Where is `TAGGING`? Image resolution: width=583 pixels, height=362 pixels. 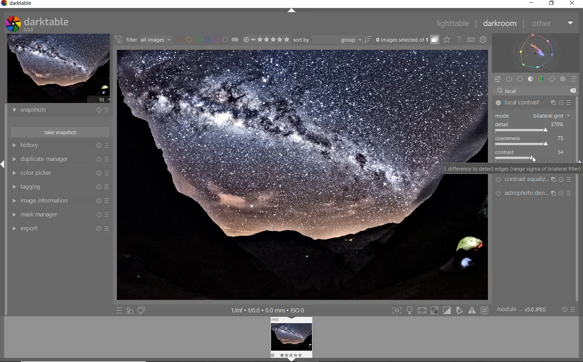 TAGGING is located at coordinates (12, 187).